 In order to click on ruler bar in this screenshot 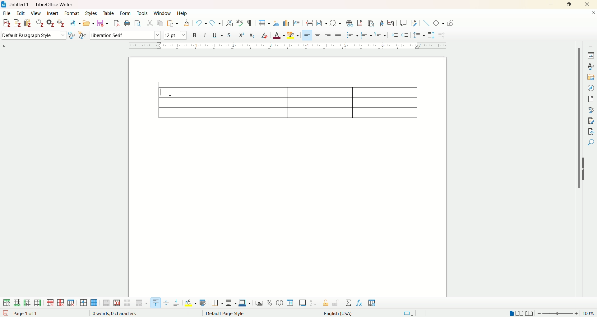, I will do `click(287, 47)`.